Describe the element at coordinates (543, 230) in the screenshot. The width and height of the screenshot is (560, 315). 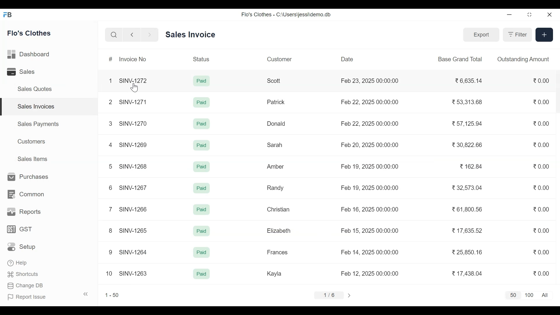
I see `0.00` at that location.